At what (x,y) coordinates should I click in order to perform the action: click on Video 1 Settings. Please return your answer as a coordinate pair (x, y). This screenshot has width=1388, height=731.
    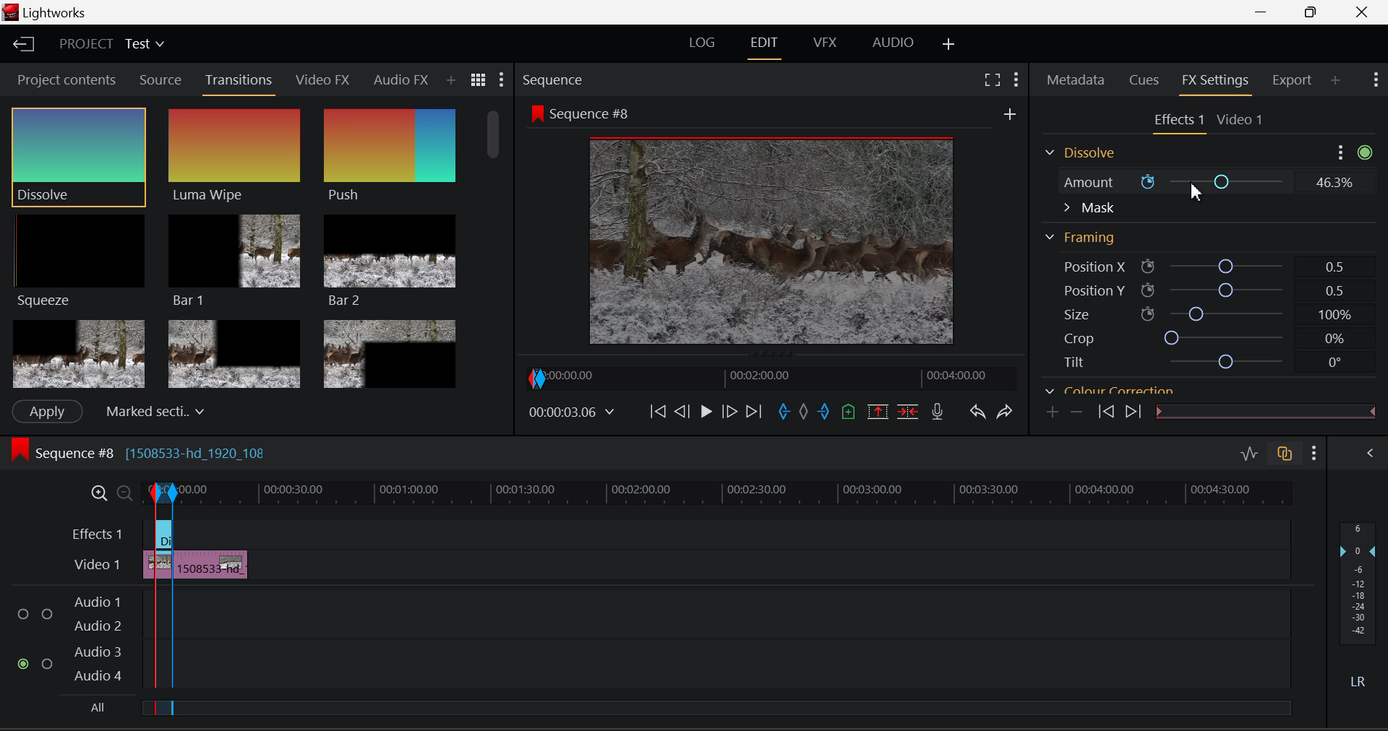
    Looking at the image, I should click on (1241, 118).